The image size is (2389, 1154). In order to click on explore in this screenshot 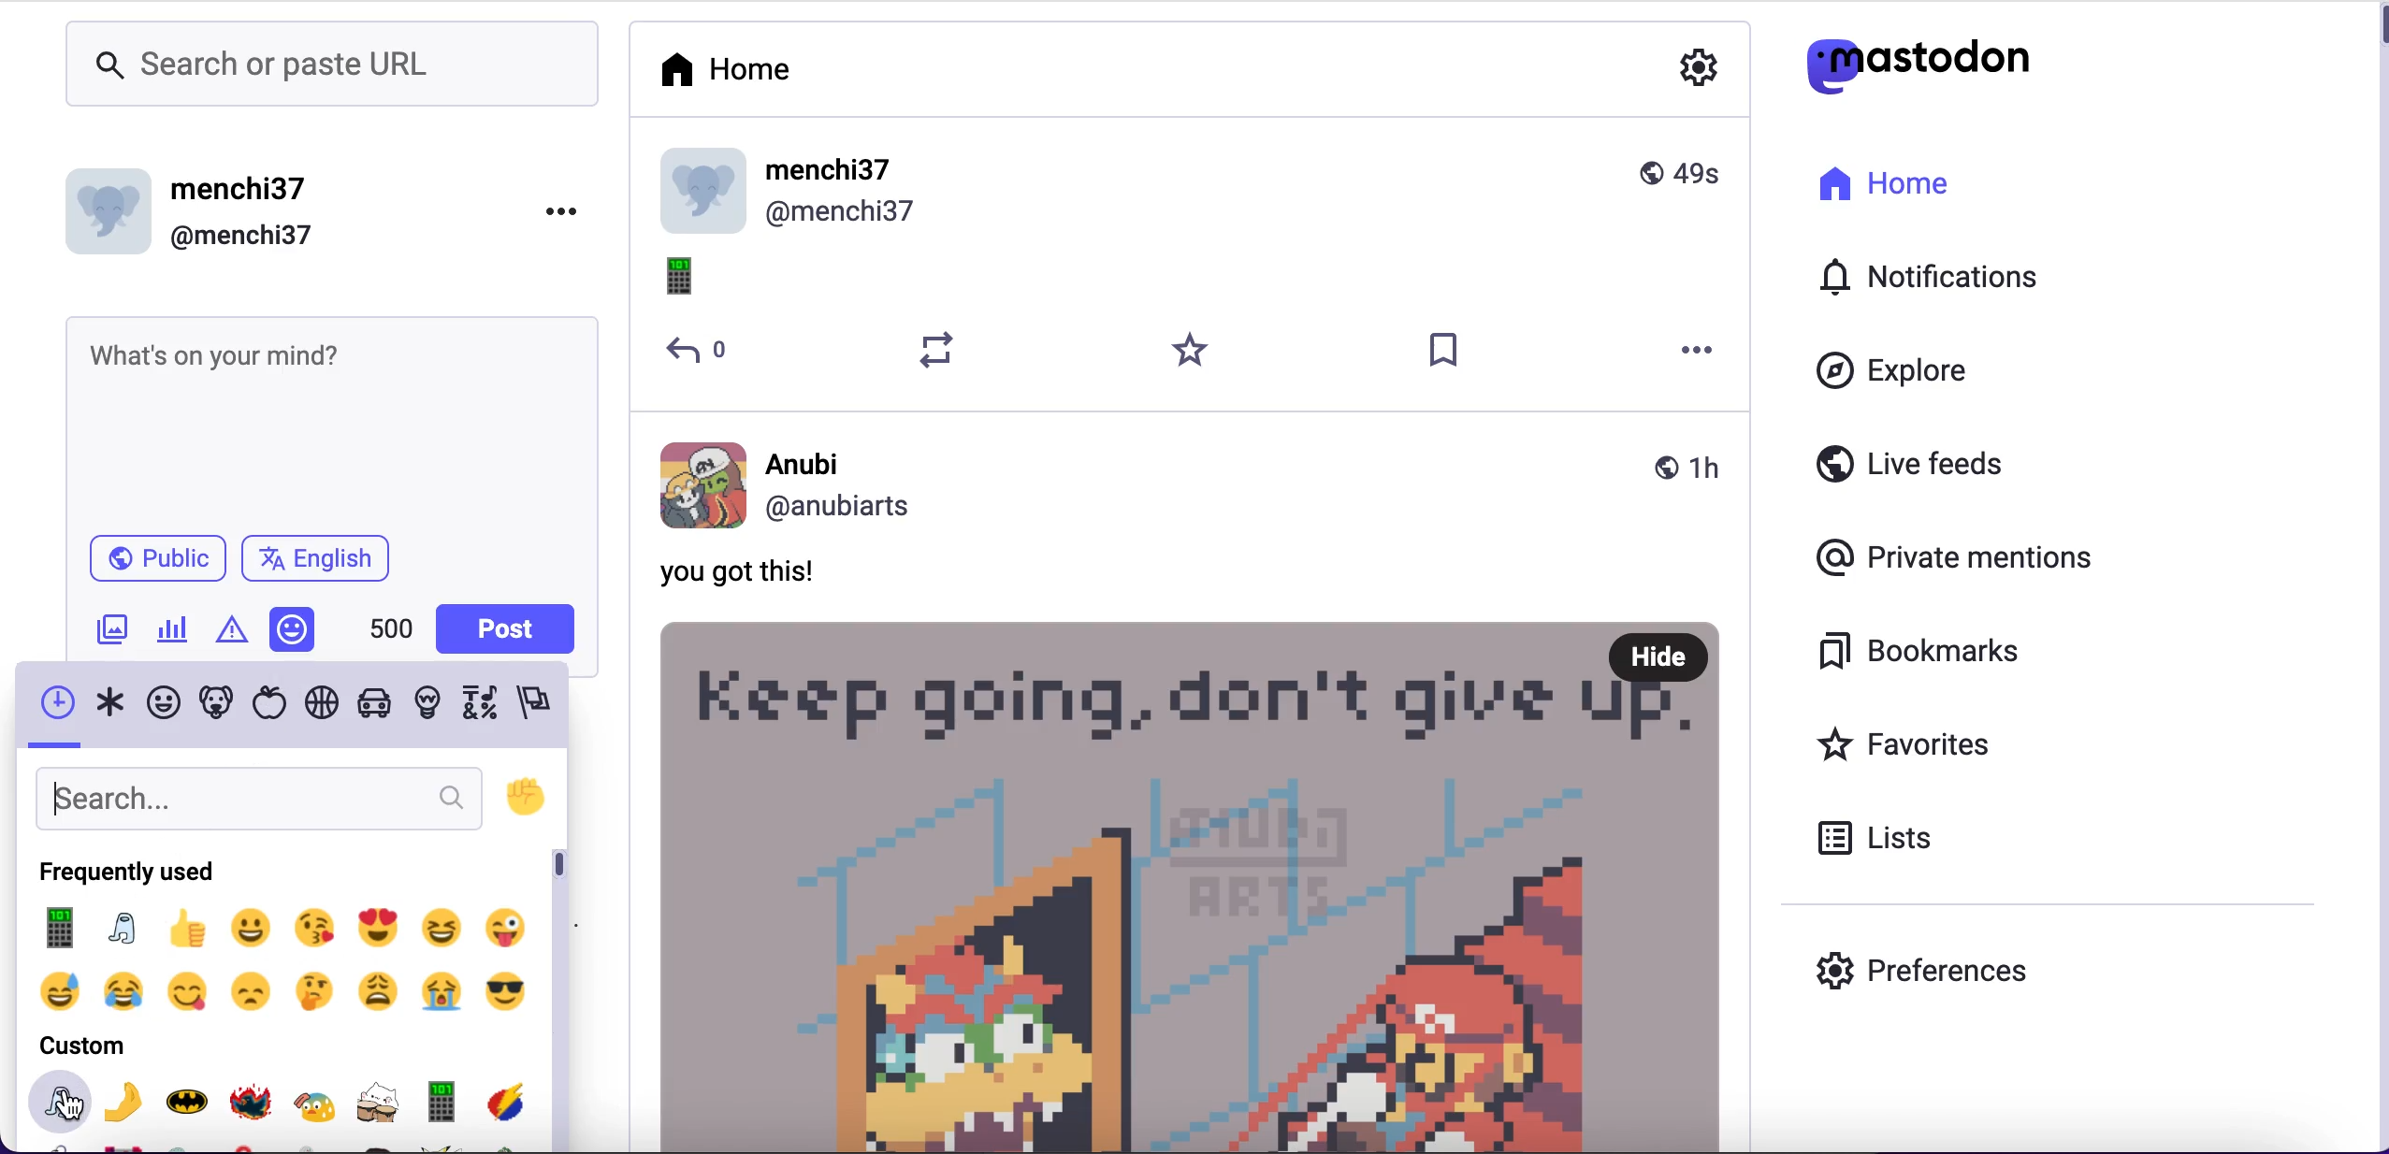, I will do `click(1884, 374)`.